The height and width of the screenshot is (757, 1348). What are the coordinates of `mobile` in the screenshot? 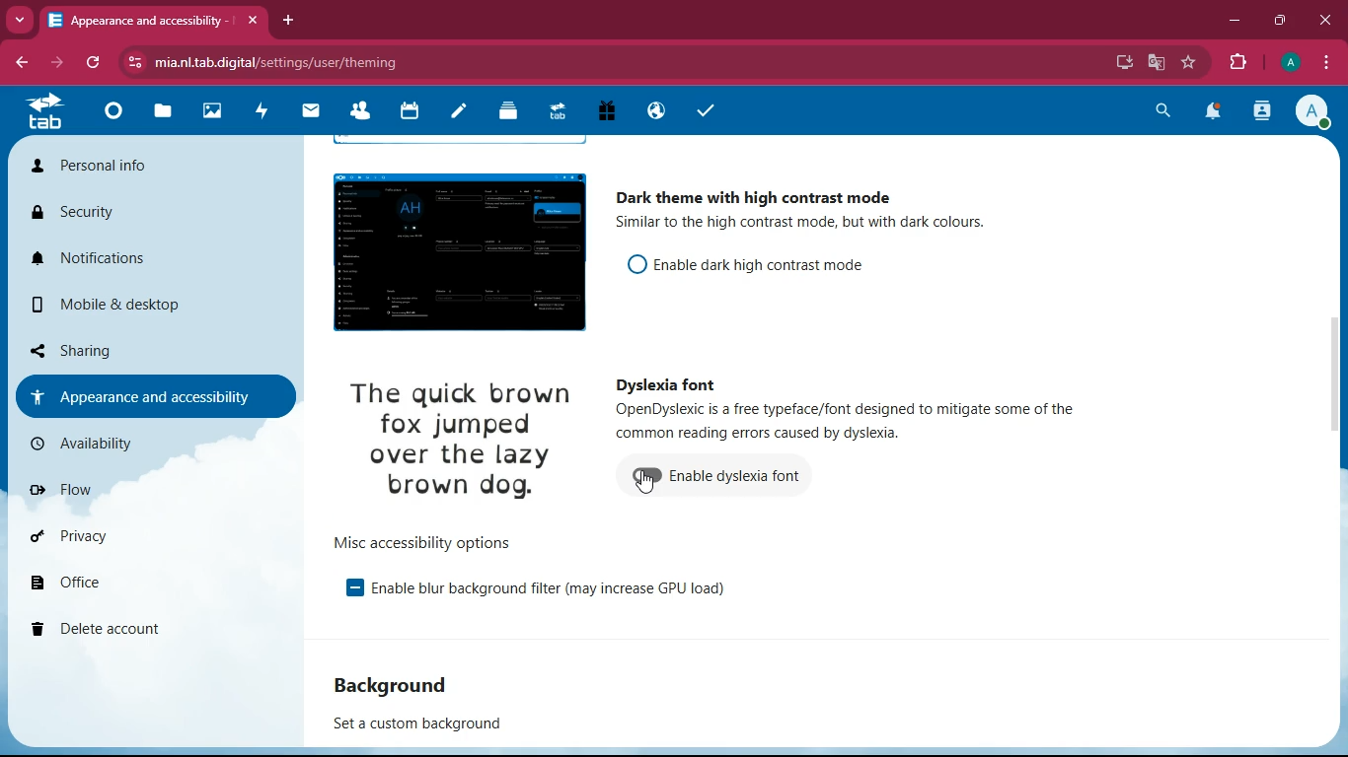 It's located at (135, 304).